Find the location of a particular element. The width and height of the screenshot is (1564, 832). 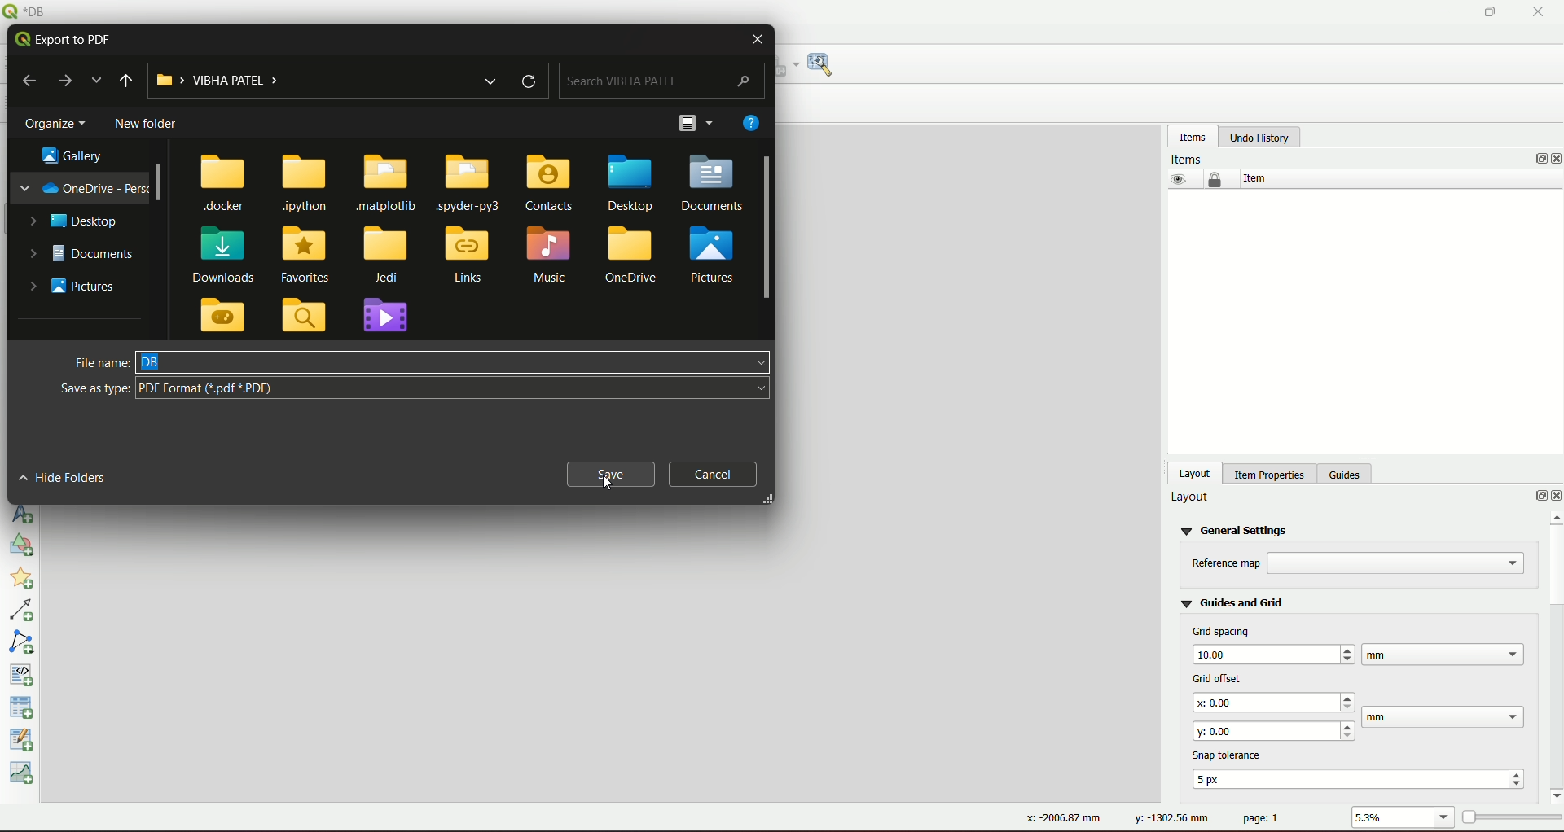

add HTML is located at coordinates (24, 673).